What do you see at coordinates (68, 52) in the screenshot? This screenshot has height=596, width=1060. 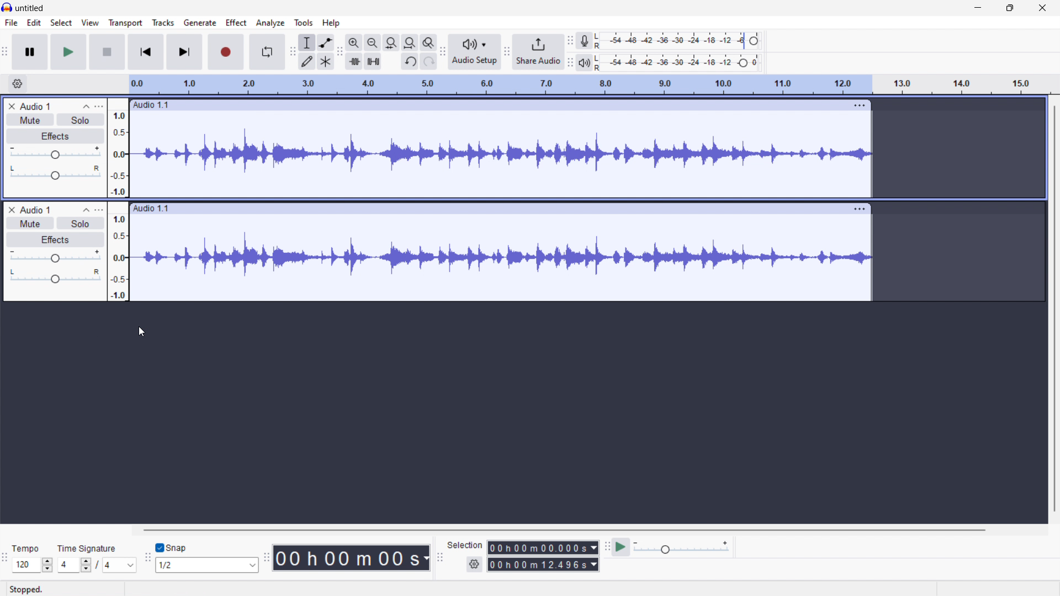 I see `play` at bounding box center [68, 52].